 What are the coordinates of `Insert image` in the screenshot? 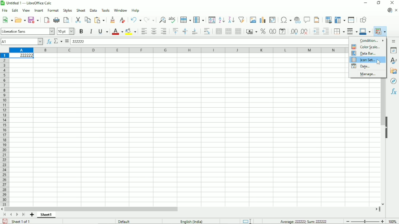 It's located at (253, 19).